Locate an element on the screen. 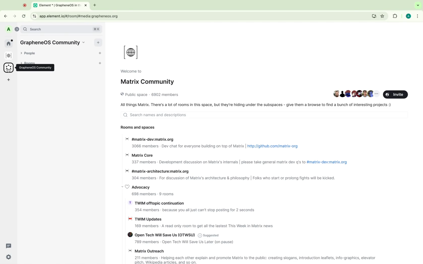  Advocacy is located at coordinates (140, 186).